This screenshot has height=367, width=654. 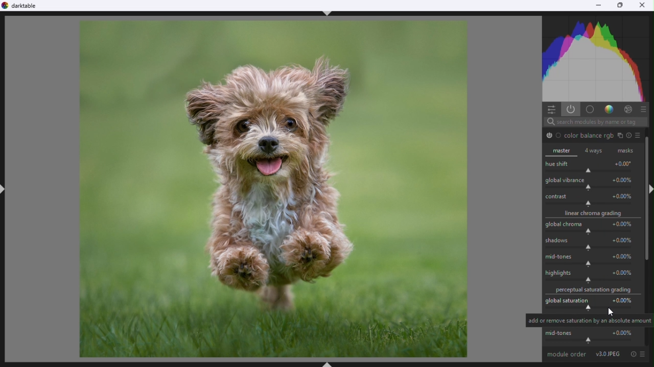 I want to click on presets, so click(x=644, y=109).